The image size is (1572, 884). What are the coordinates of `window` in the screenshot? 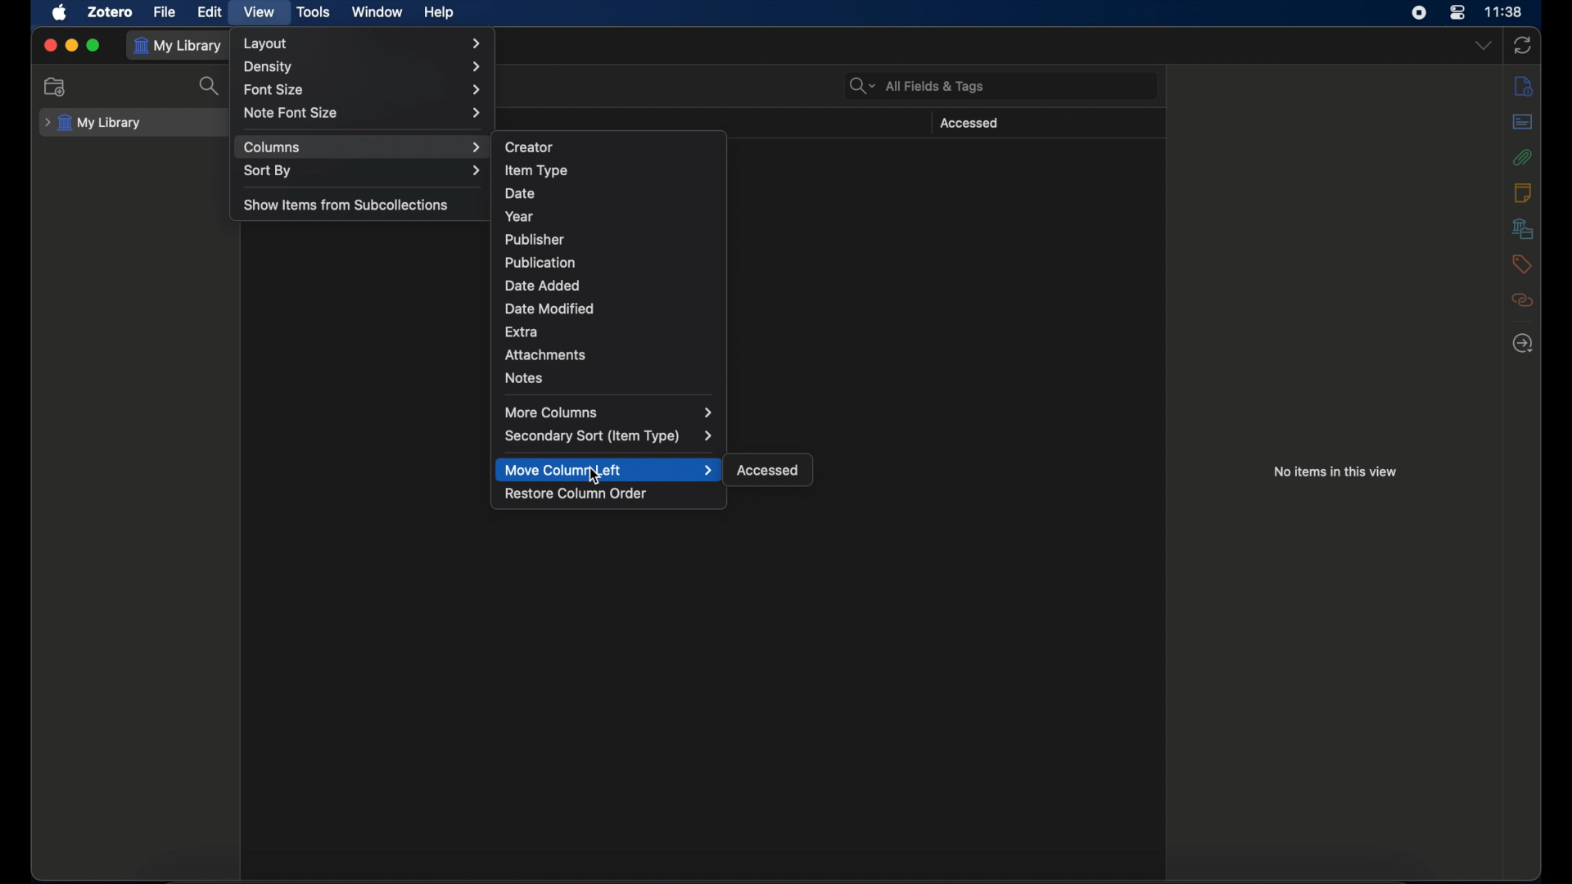 It's located at (379, 12).